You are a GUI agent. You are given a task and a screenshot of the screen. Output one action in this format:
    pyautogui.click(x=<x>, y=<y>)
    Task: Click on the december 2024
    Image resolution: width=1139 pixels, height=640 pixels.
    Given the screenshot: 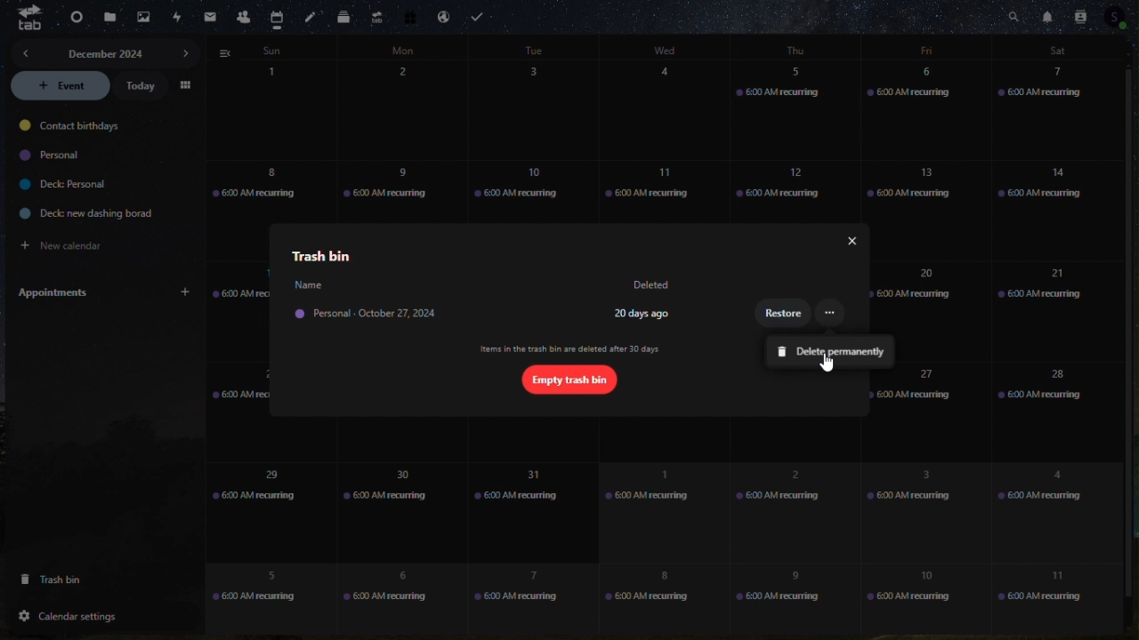 What is the action you would take?
    pyautogui.click(x=106, y=52)
    